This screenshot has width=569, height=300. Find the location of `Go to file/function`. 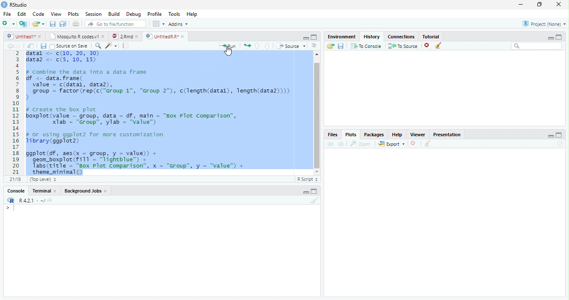

Go to file/function is located at coordinates (116, 24).